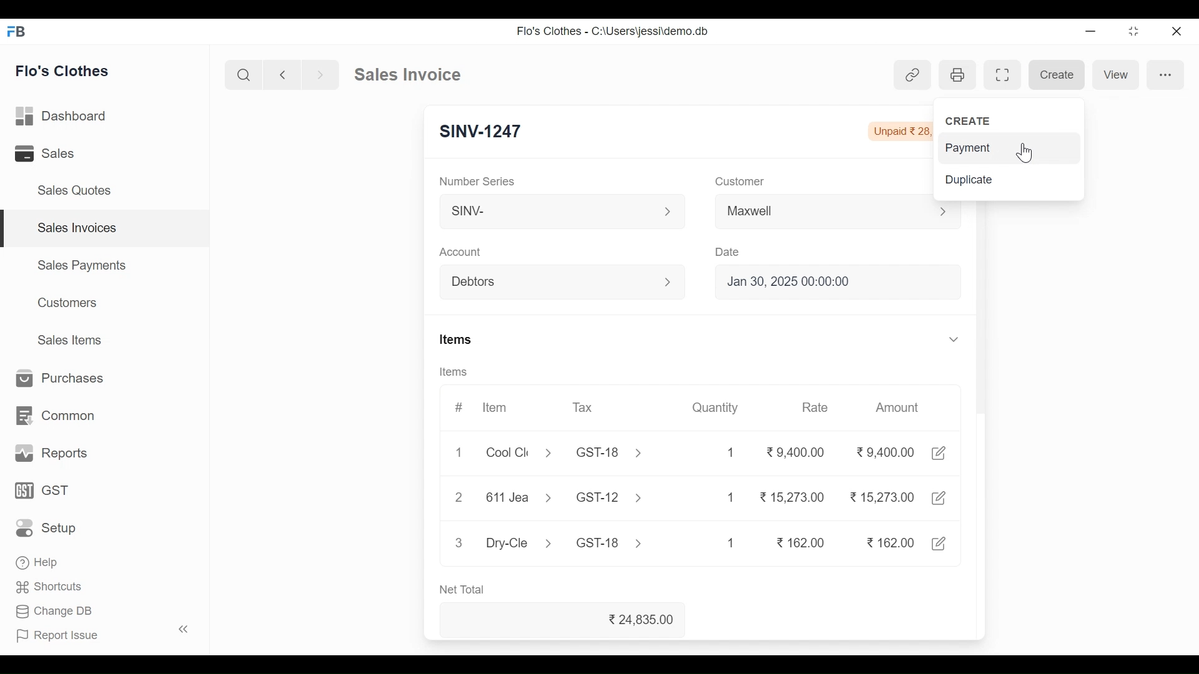 This screenshot has height=674, width=1199. I want to click on 162.00, so click(802, 542).